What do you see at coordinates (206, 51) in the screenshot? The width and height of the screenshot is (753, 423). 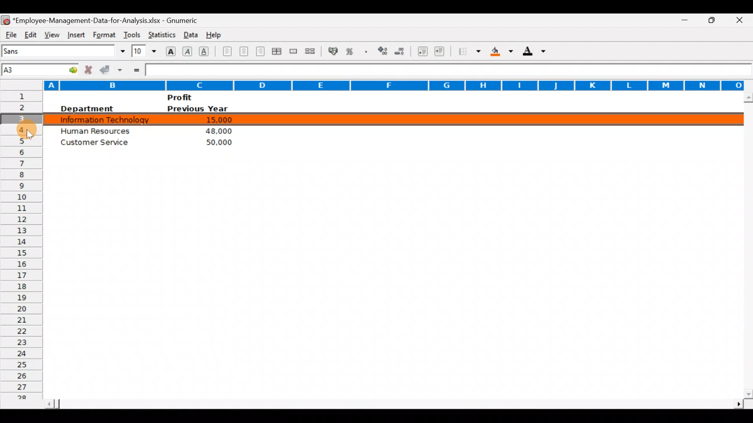 I see `Underline` at bounding box center [206, 51].